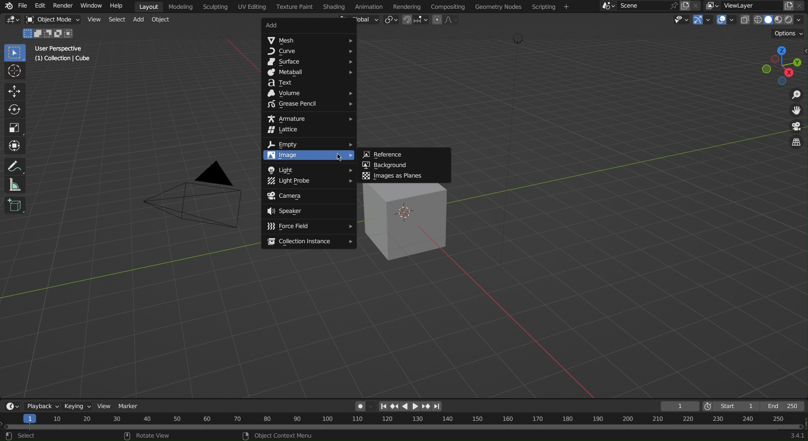  I want to click on Text, so click(309, 83).